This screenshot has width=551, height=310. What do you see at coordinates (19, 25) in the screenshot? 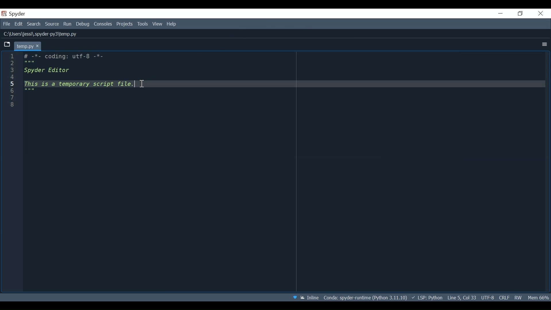
I see `Edit` at bounding box center [19, 25].